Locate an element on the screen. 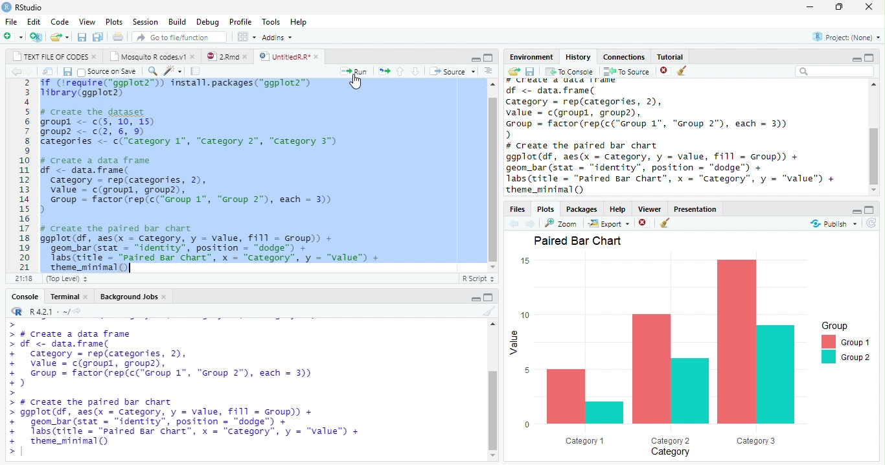 The image size is (885, 465). go forward is located at coordinates (27, 72).